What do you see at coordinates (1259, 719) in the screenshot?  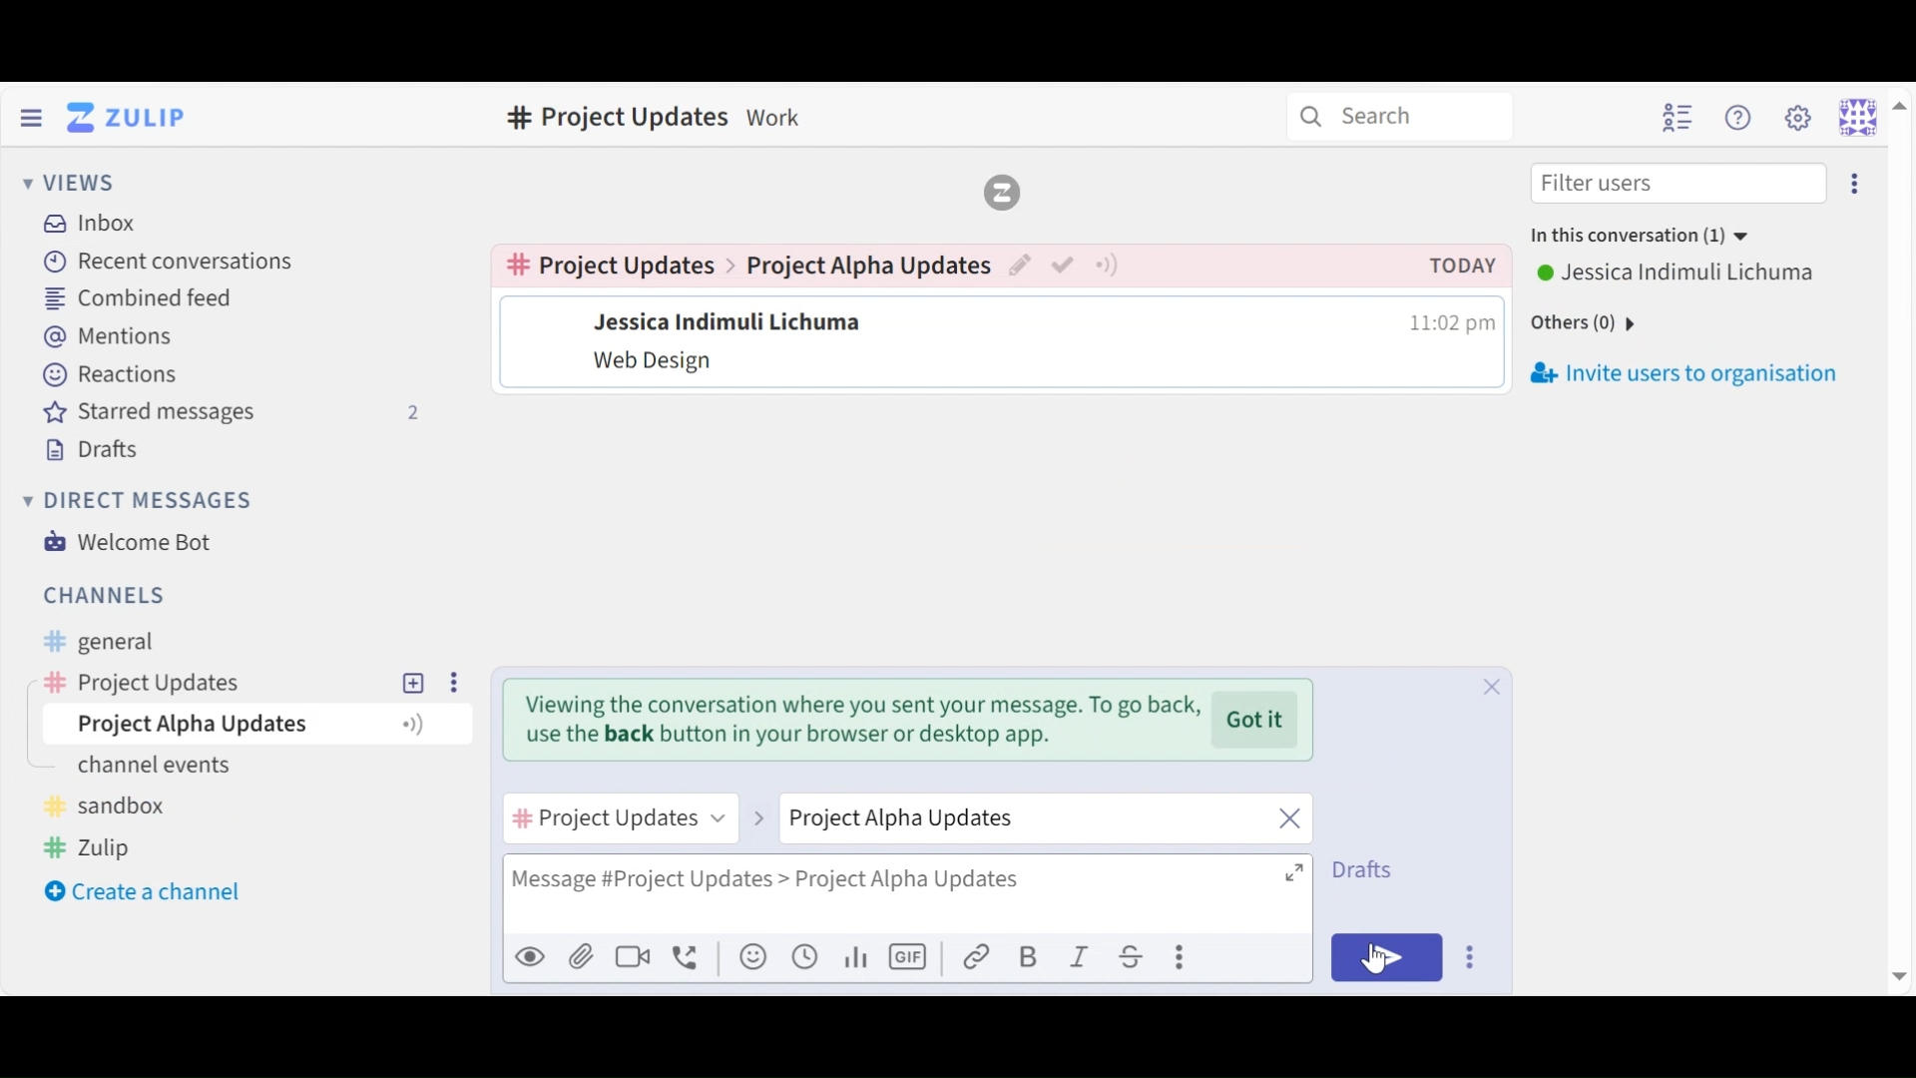 I see `got it` at bounding box center [1259, 719].